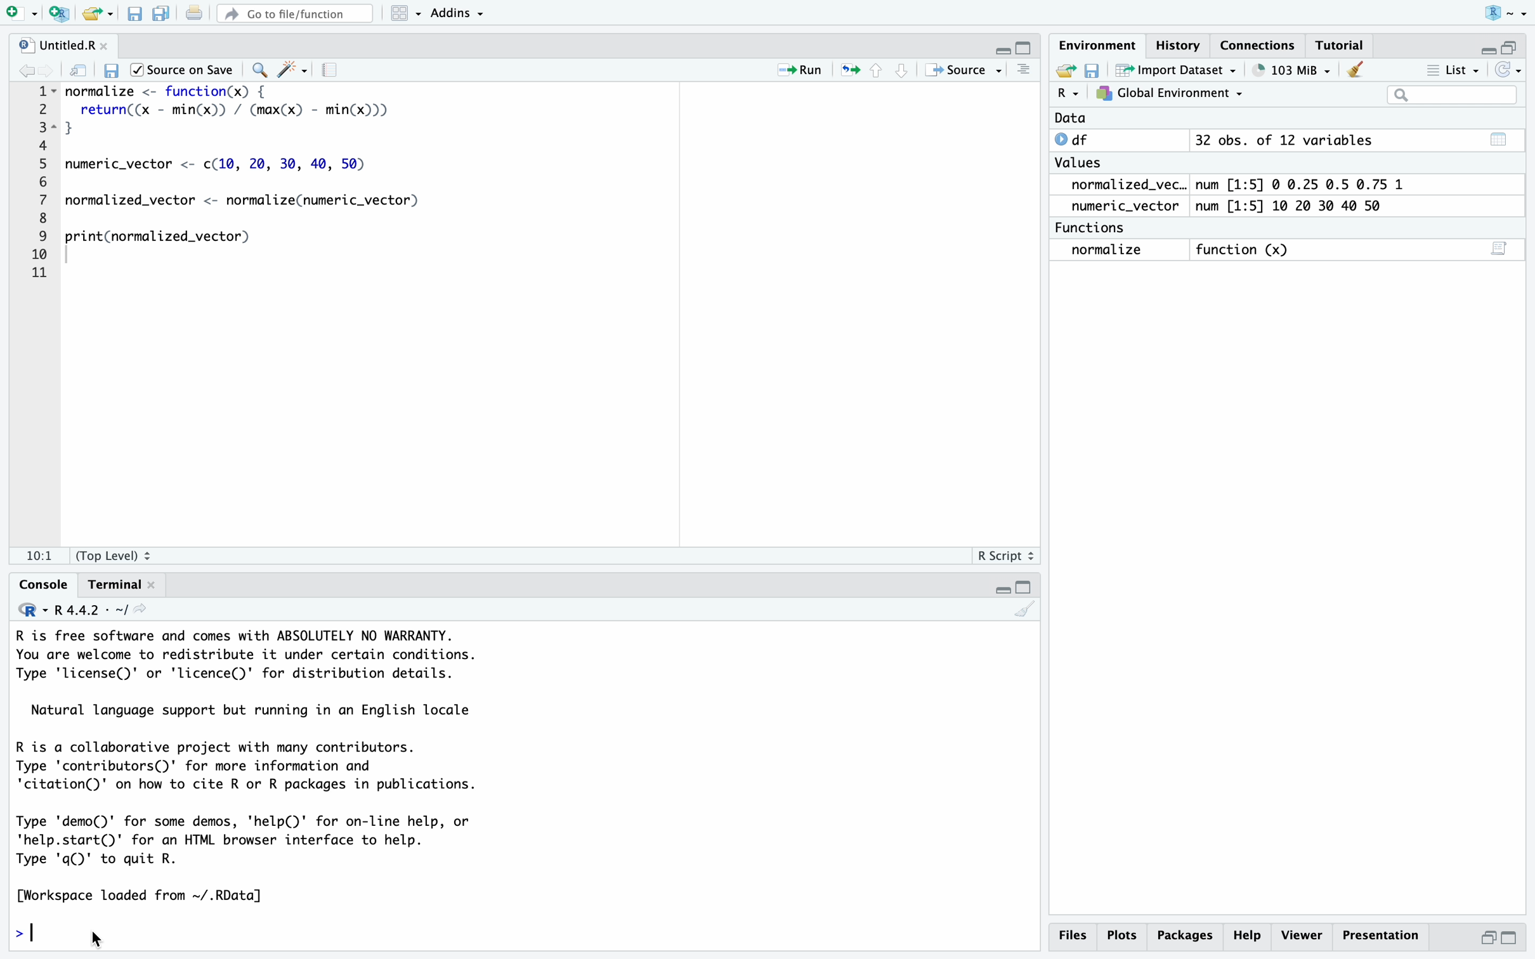 The height and width of the screenshot is (959, 1535). What do you see at coordinates (115, 586) in the screenshot?
I see `Terminal` at bounding box center [115, 586].